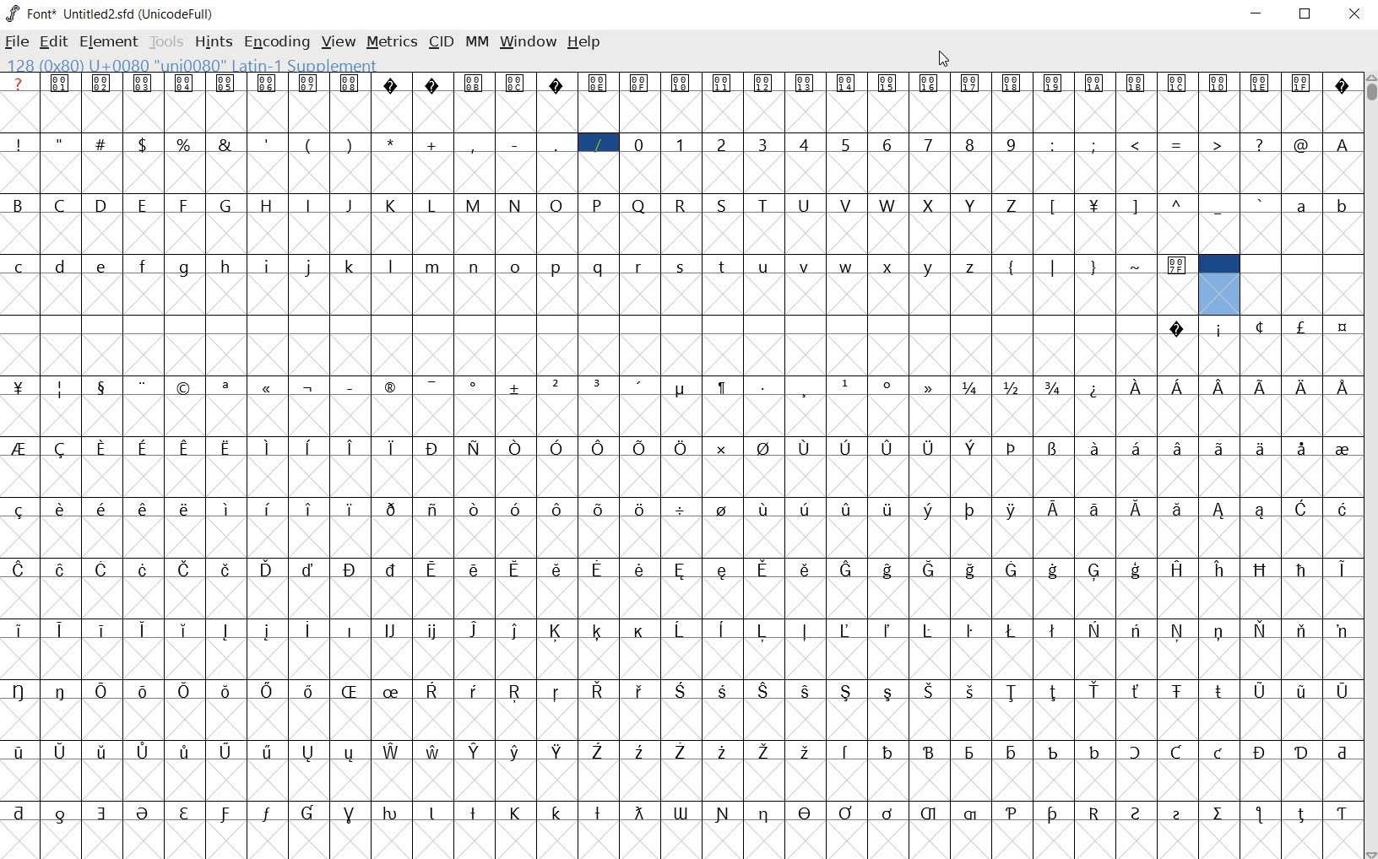 This screenshot has height=859, width=1378. I want to click on Symbol, so click(1013, 449).